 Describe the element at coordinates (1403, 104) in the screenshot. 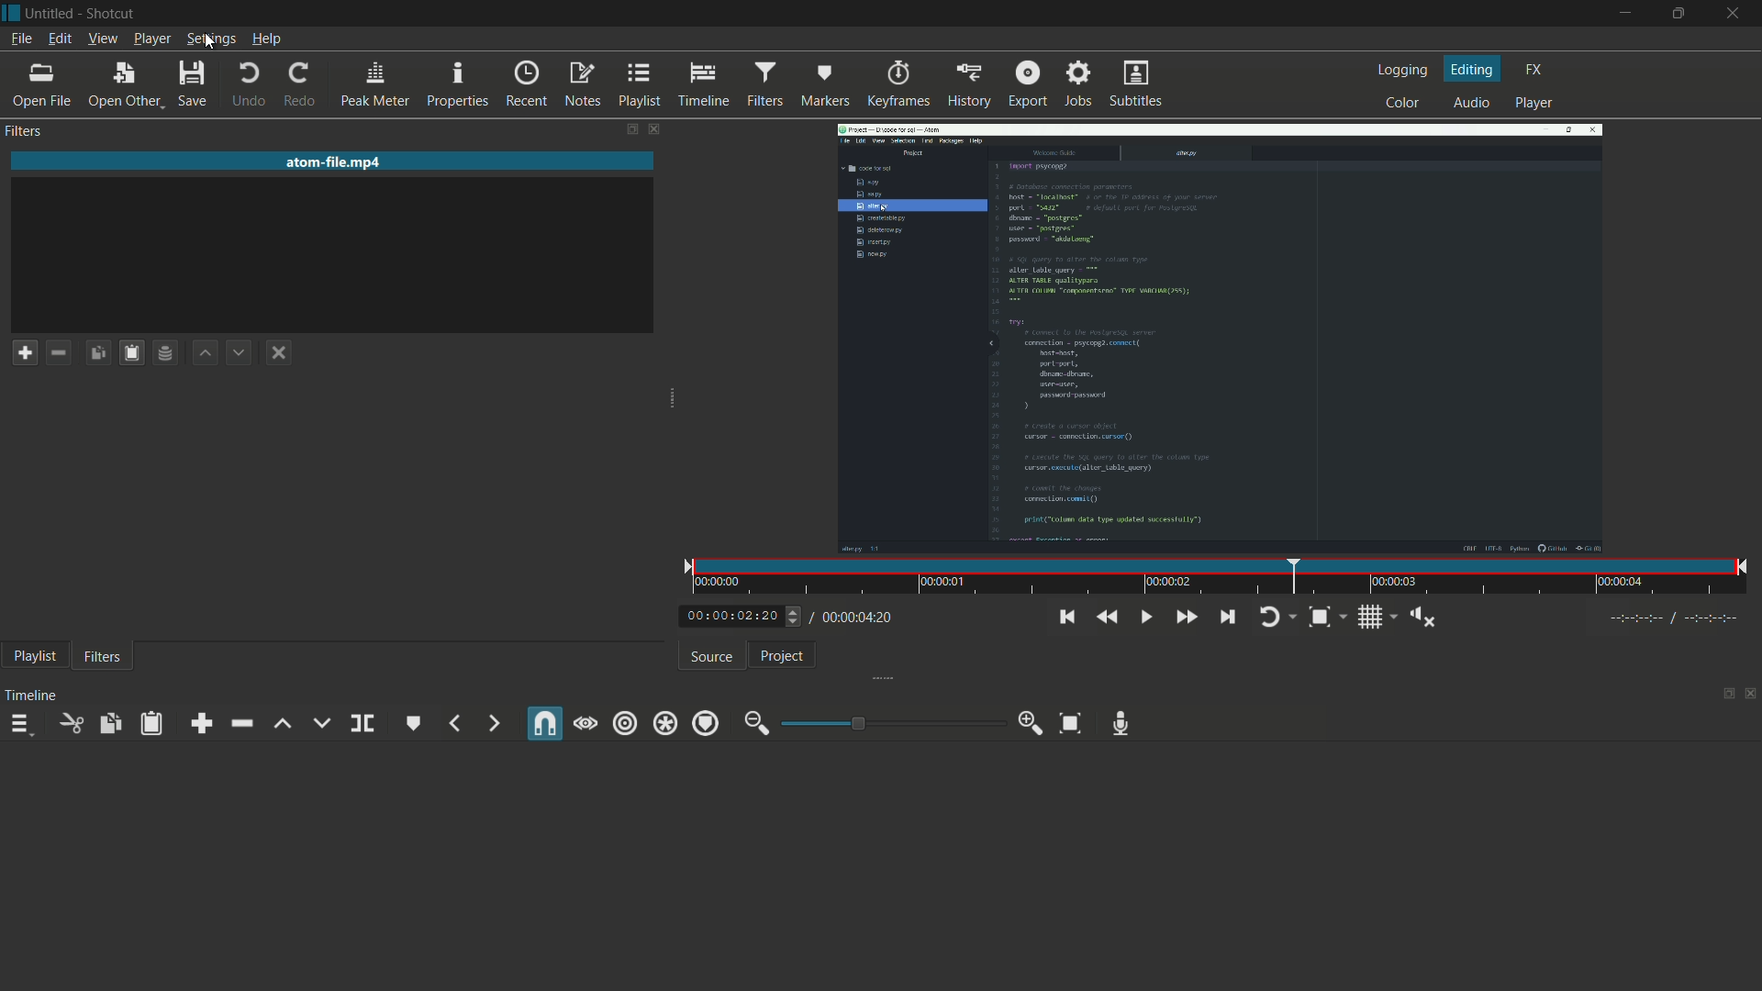

I see `color` at that location.